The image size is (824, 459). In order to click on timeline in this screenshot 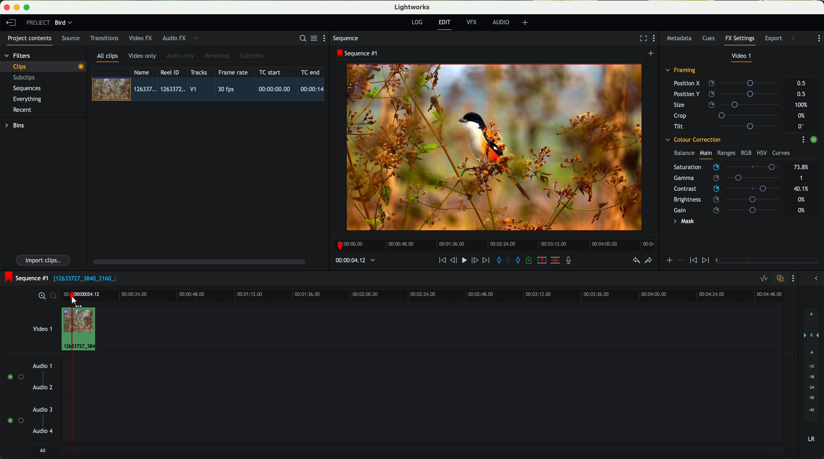, I will do `click(352, 261)`.